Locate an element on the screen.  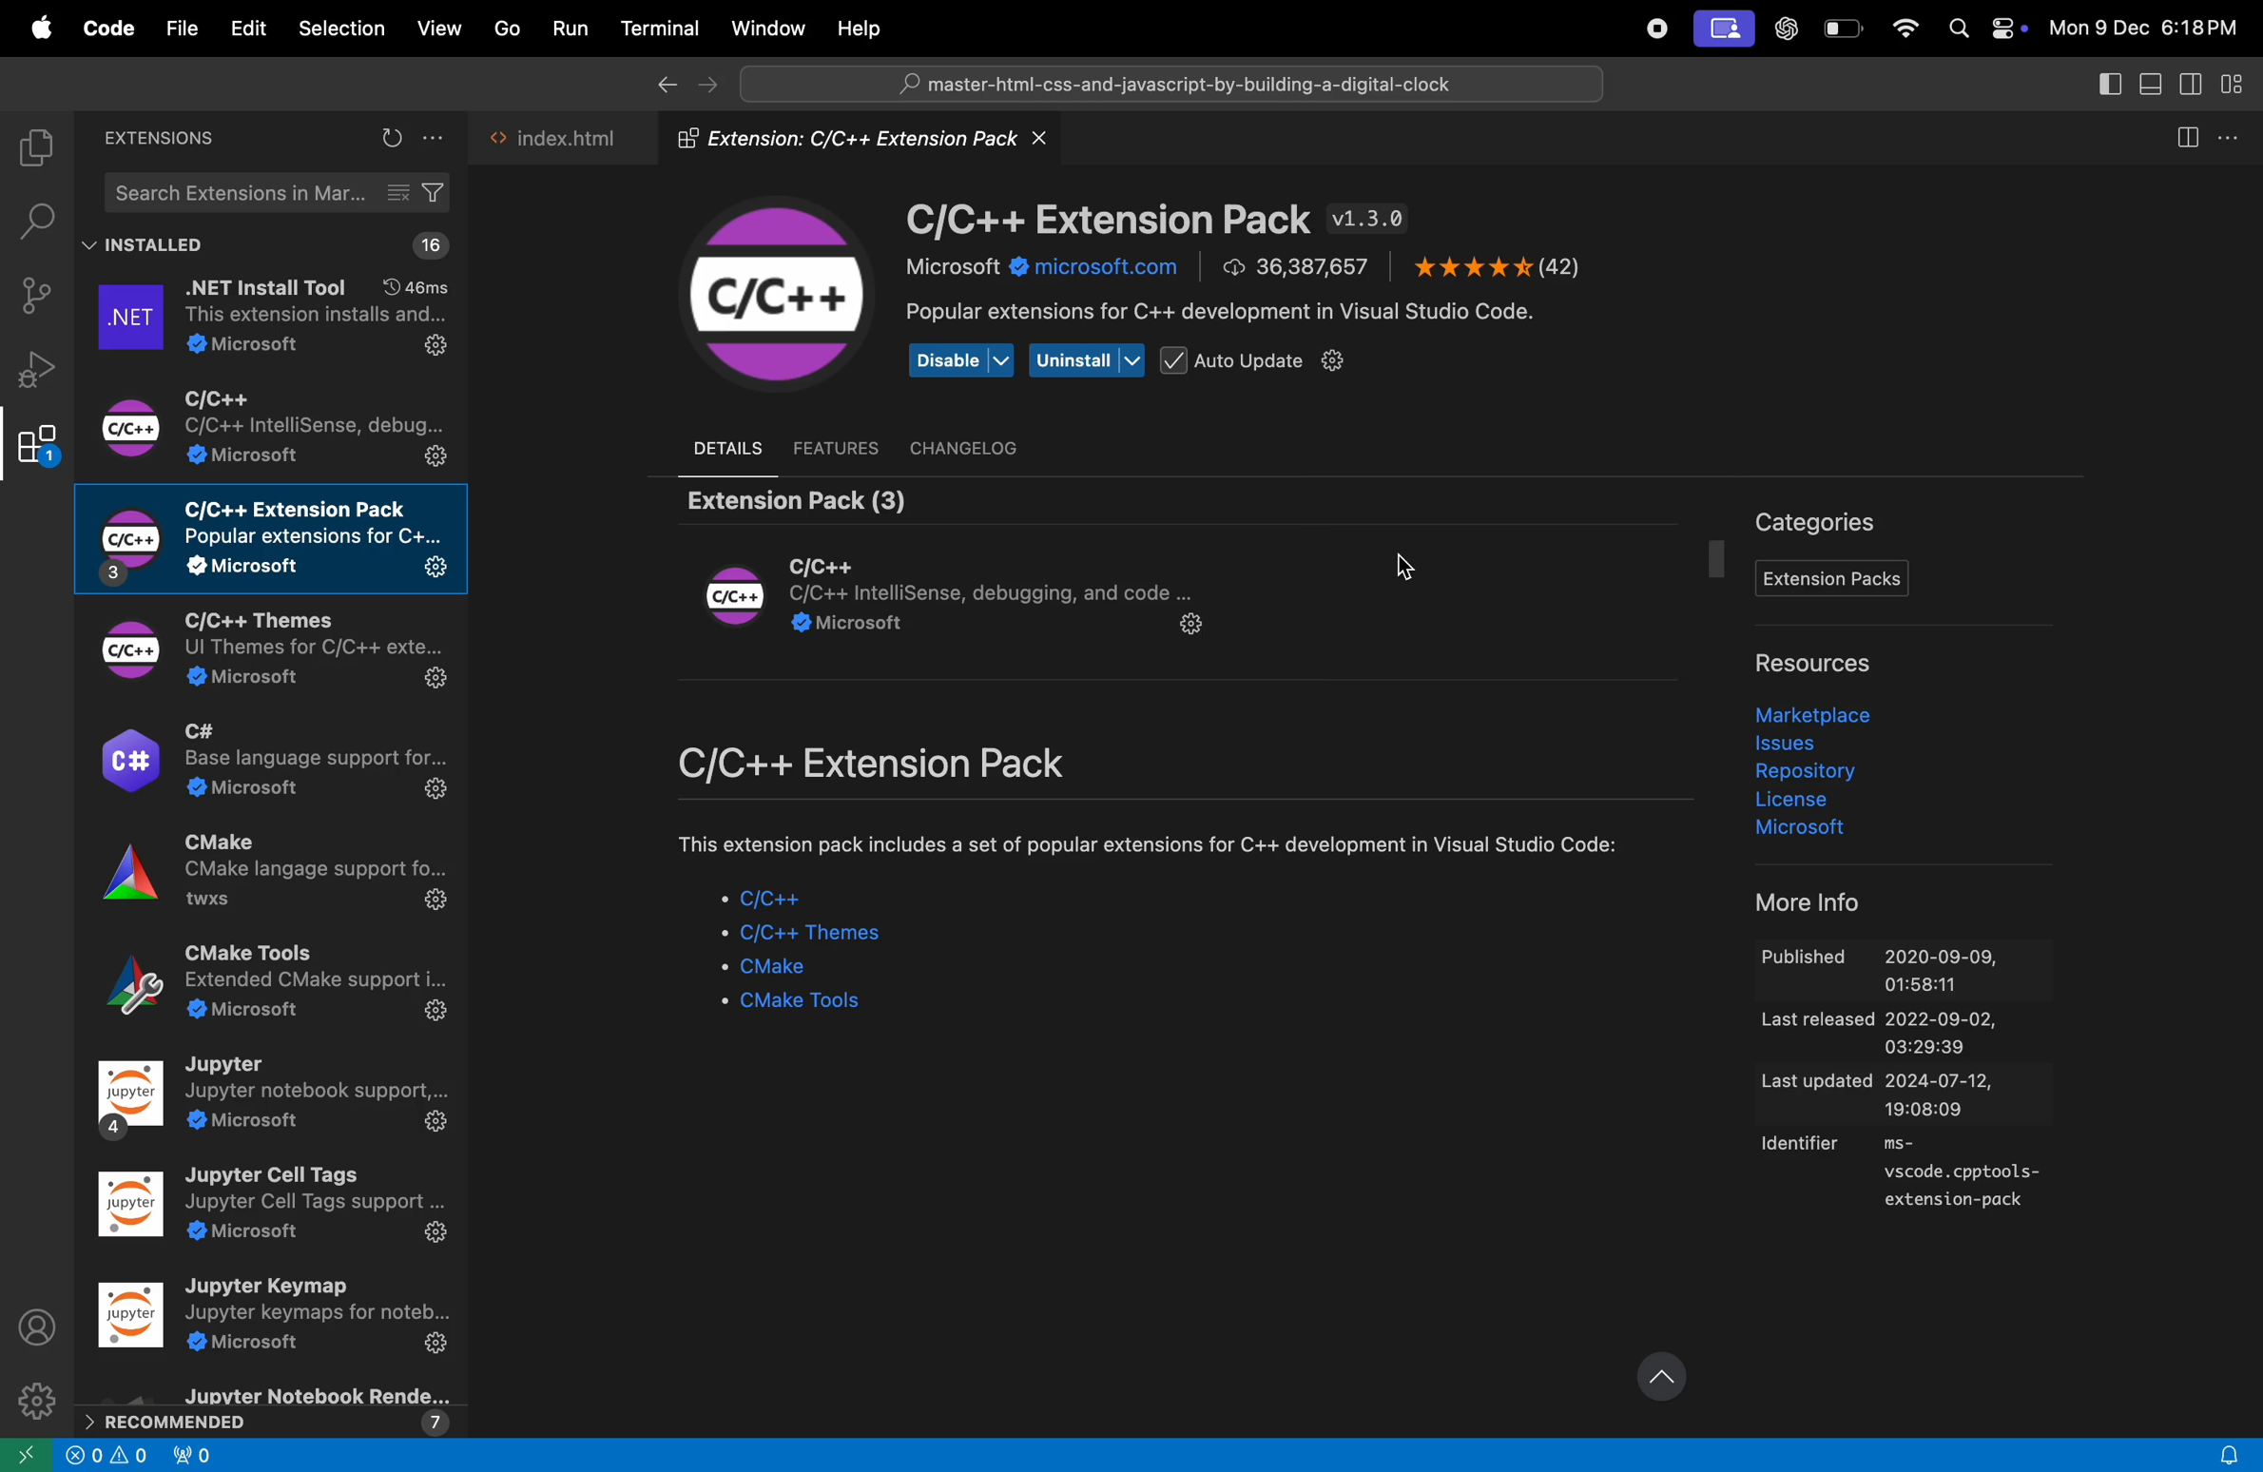
go back is located at coordinates (24, 1455).